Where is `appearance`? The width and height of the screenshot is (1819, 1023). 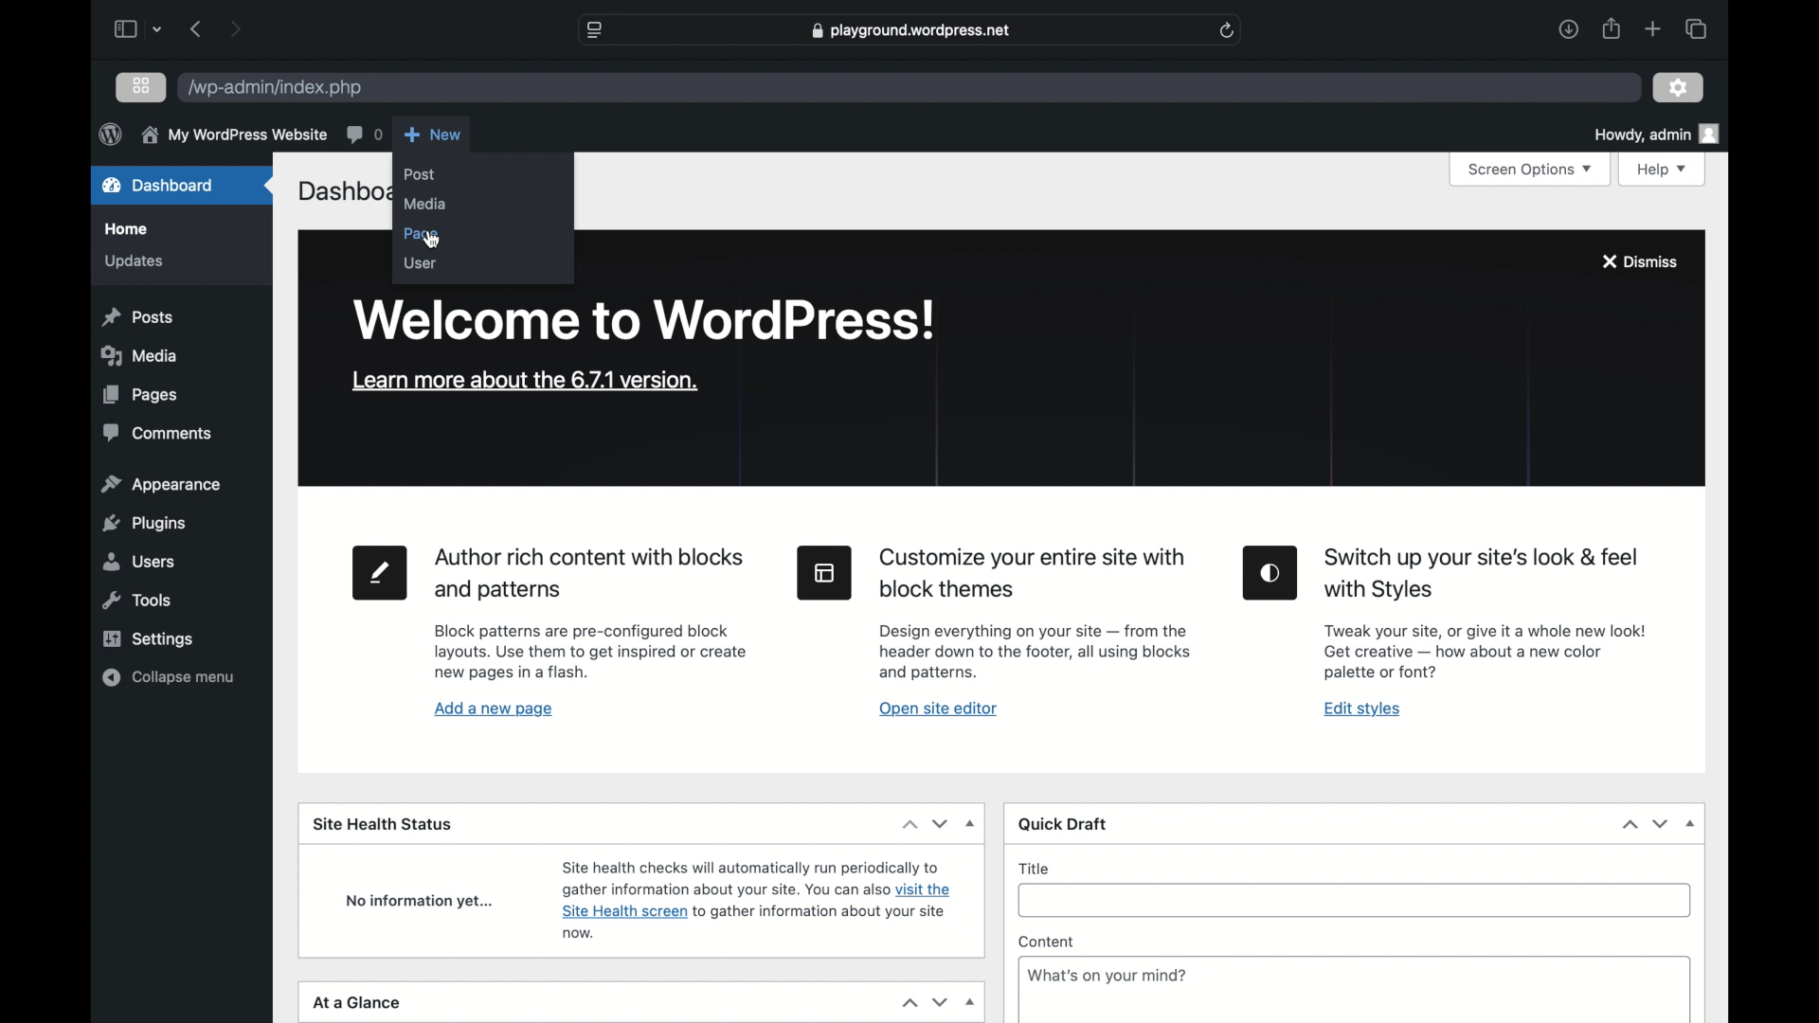 appearance is located at coordinates (161, 484).